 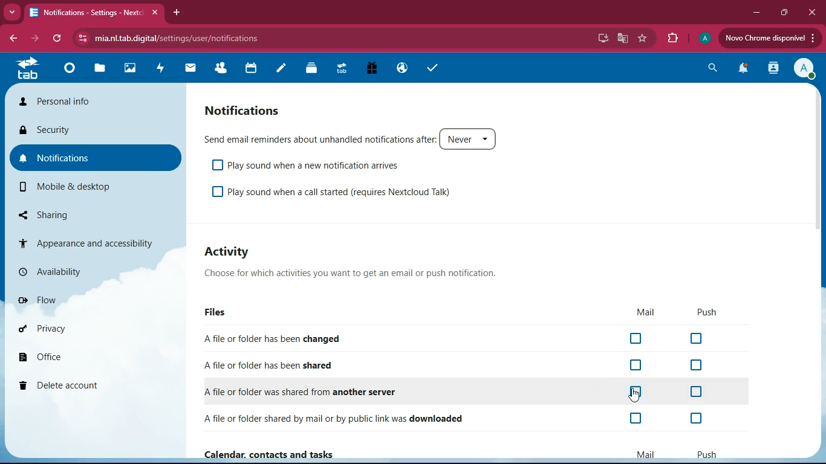 What do you see at coordinates (80, 214) in the screenshot?
I see `sharing` at bounding box center [80, 214].